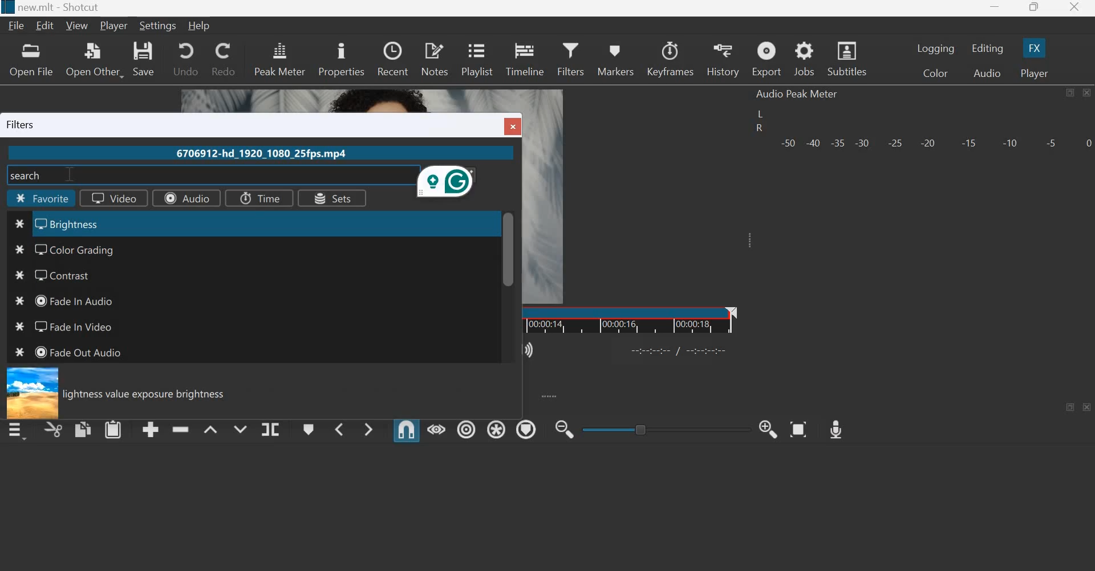 The width and height of the screenshot is (1095, 571). I want to click on Edit, so click(47, 26).